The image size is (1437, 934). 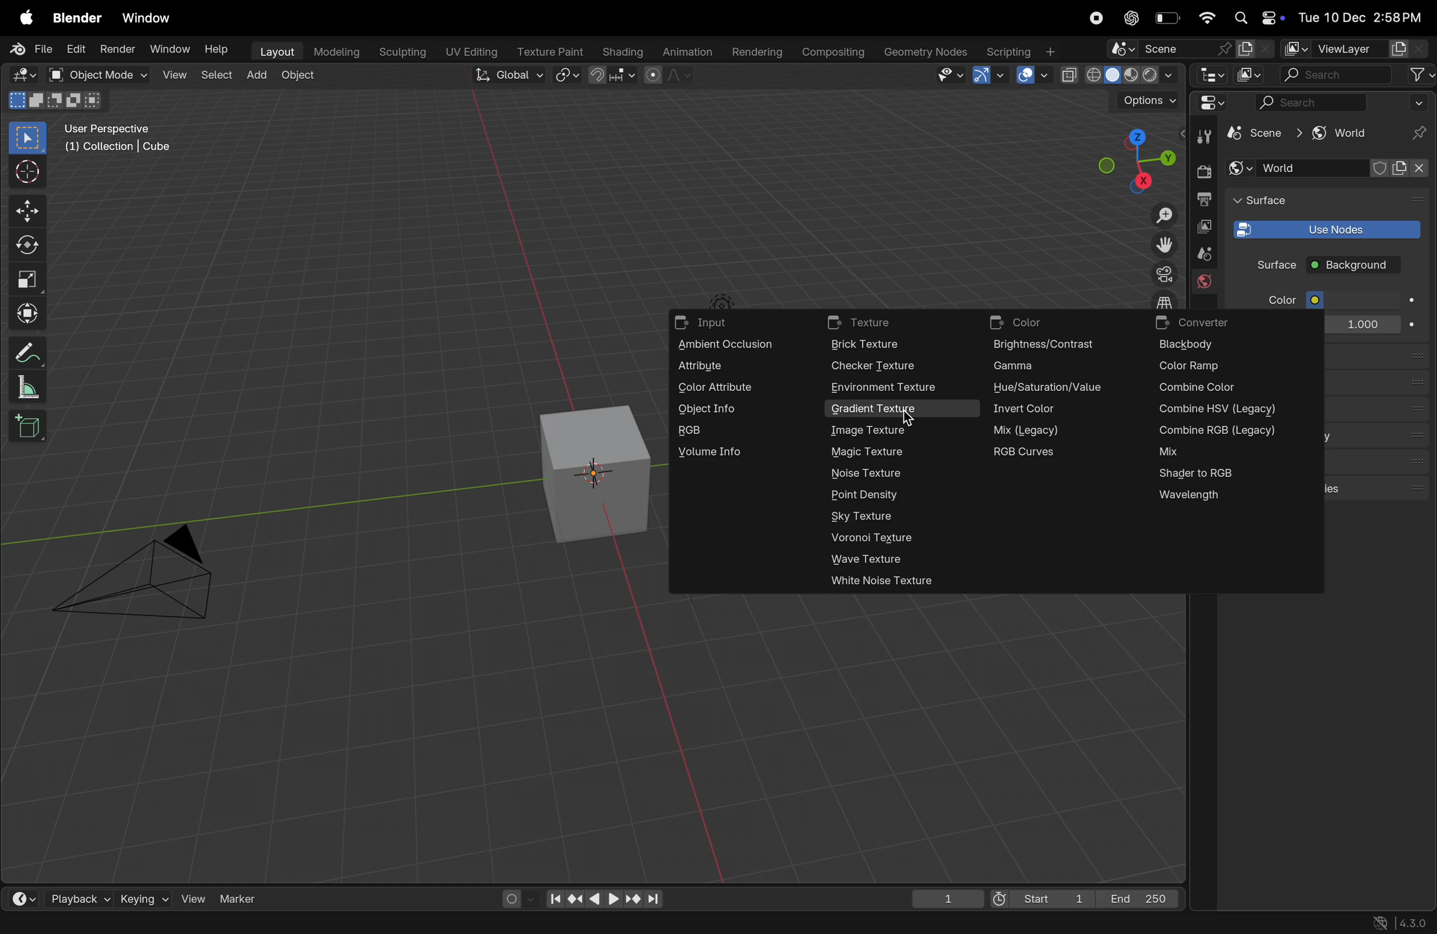 I want to click on view shading, so click(x=1118, y=76).